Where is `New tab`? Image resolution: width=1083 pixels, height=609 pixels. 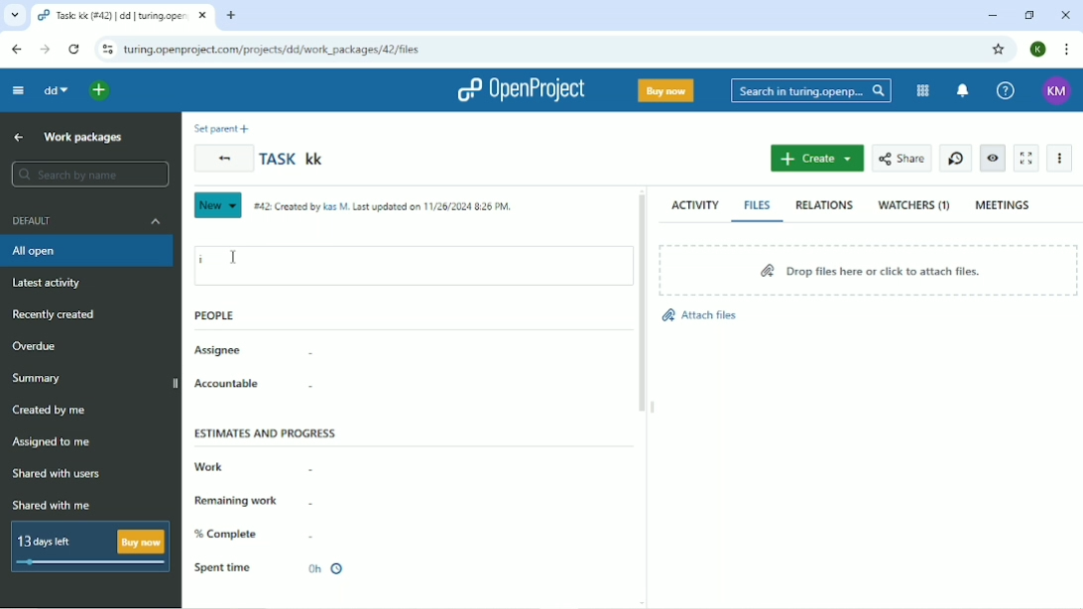 New tab is located at coordinates (232, 15).